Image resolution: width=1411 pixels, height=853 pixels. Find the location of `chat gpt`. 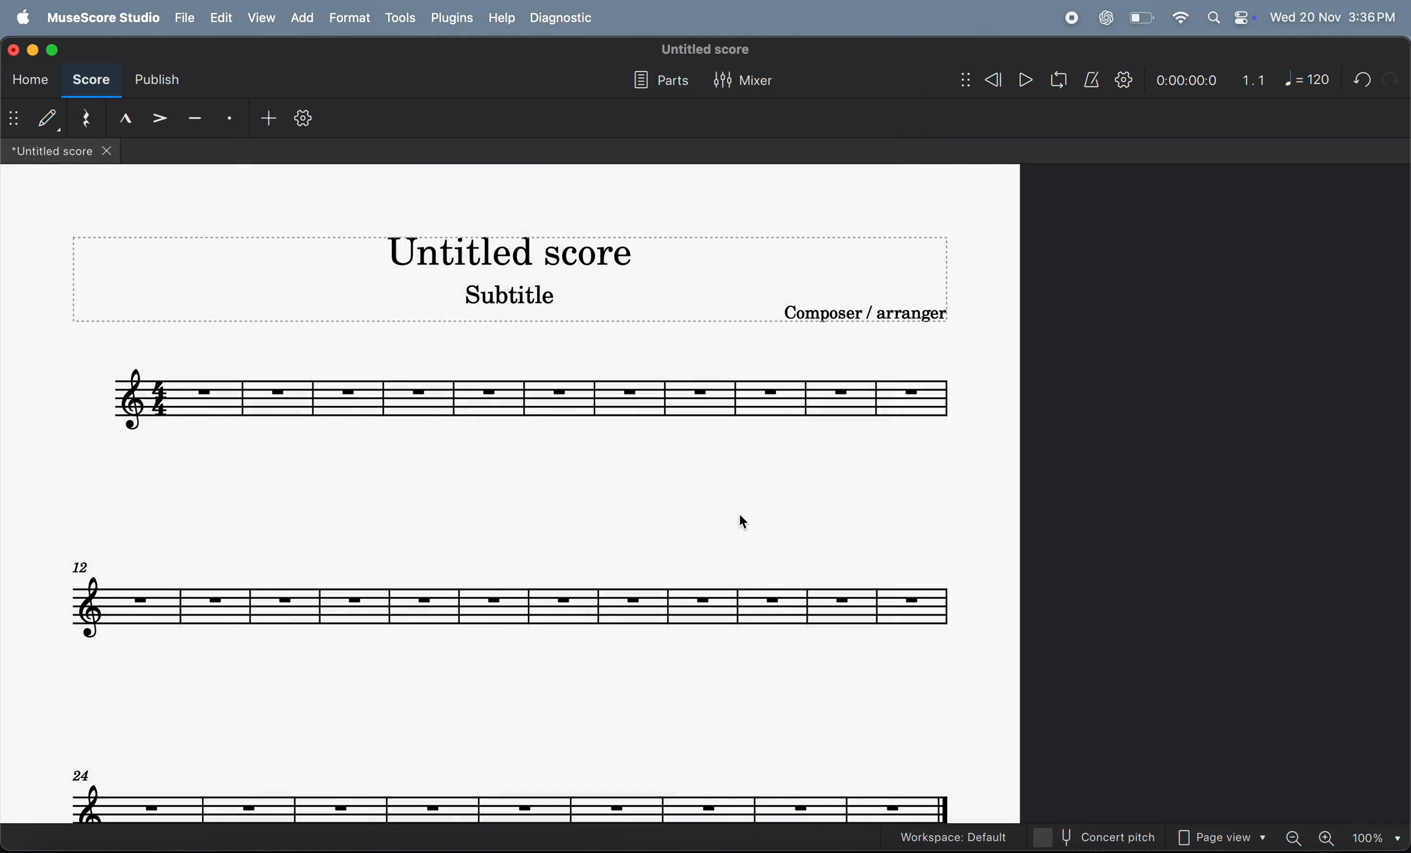

chat gpt is located at coordinates (1106, 18).